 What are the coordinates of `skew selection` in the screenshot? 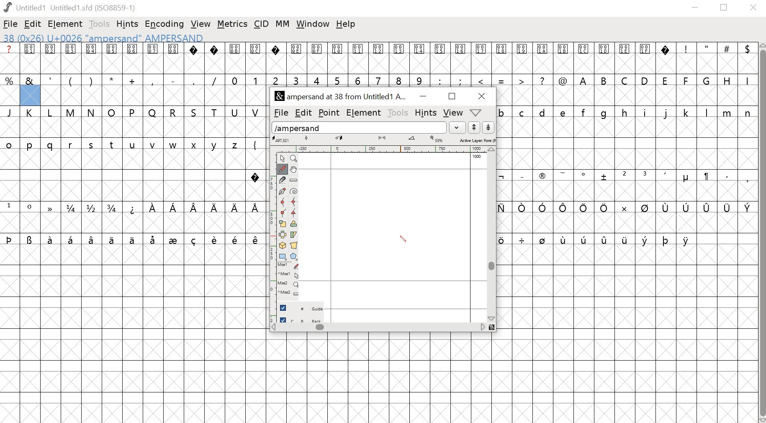 It's located at (295, 235).